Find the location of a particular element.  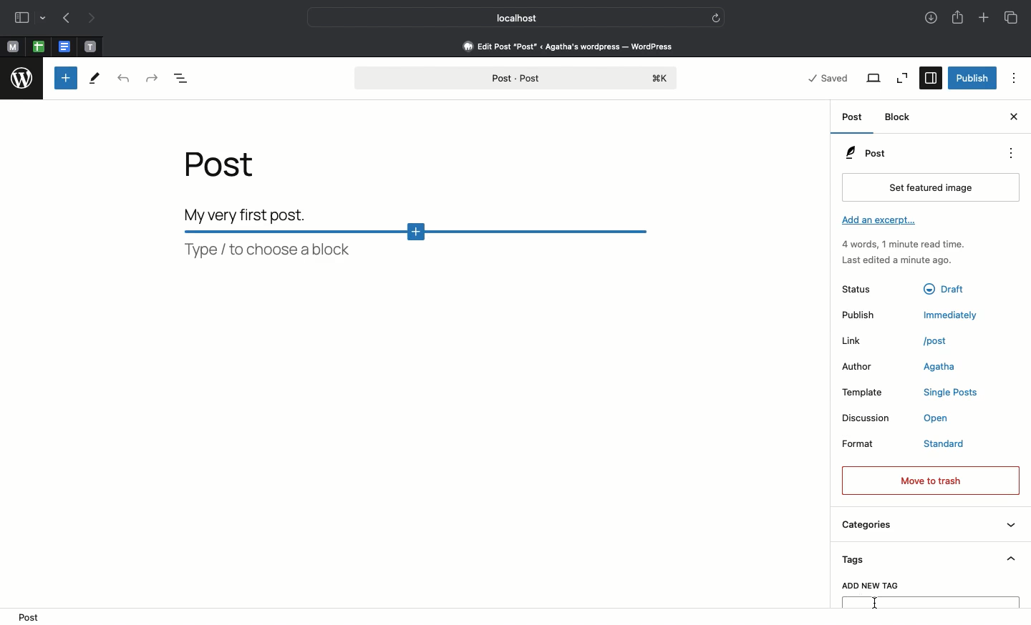

Move to trash is located at coordinates (932, 480).